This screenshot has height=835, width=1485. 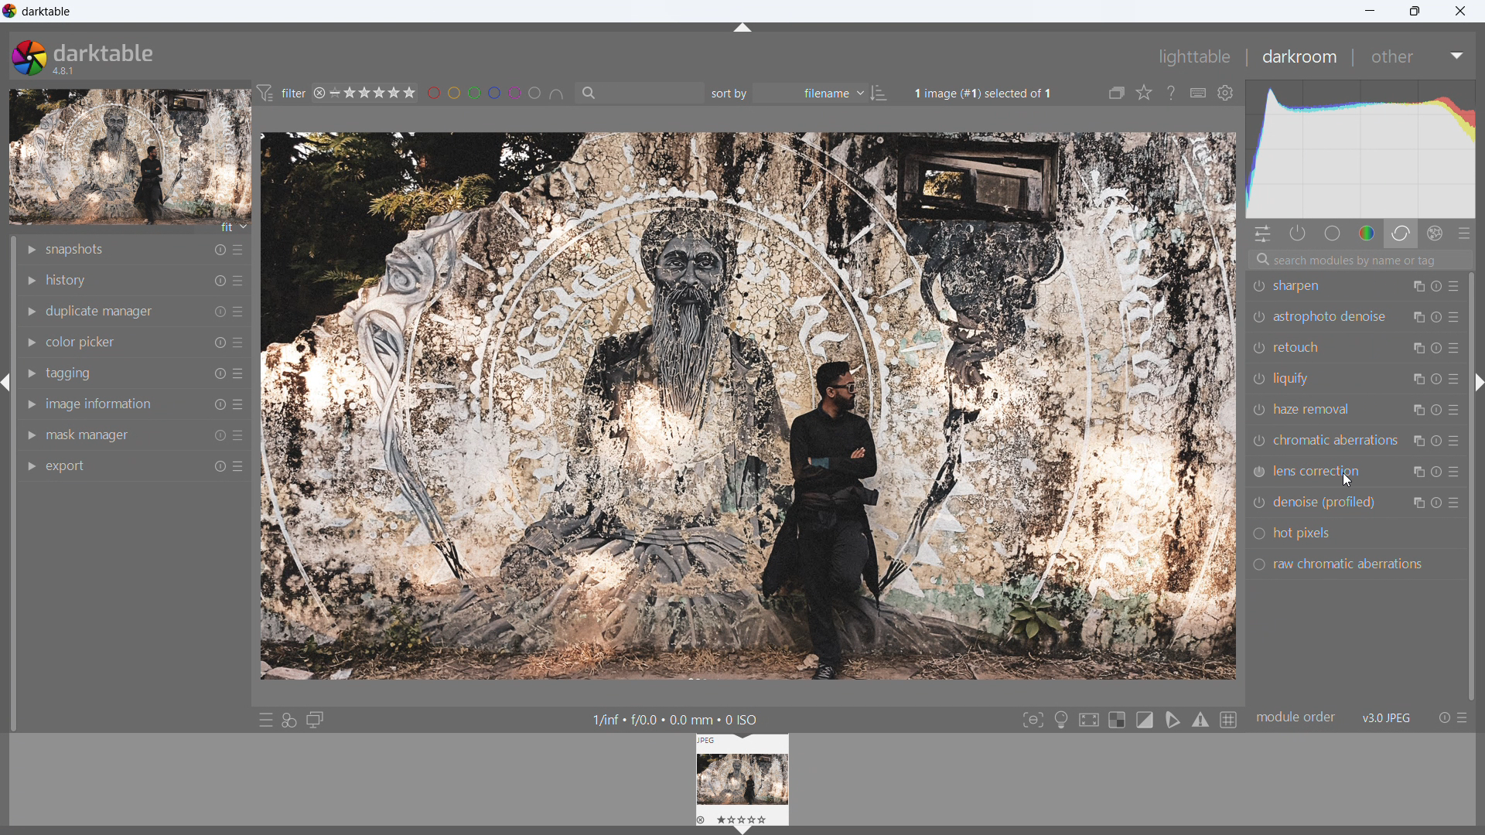 What do you see at coordinates (1299, 287) in the screenshot?
I see `sharpen` at bounding box center [1299, 287].